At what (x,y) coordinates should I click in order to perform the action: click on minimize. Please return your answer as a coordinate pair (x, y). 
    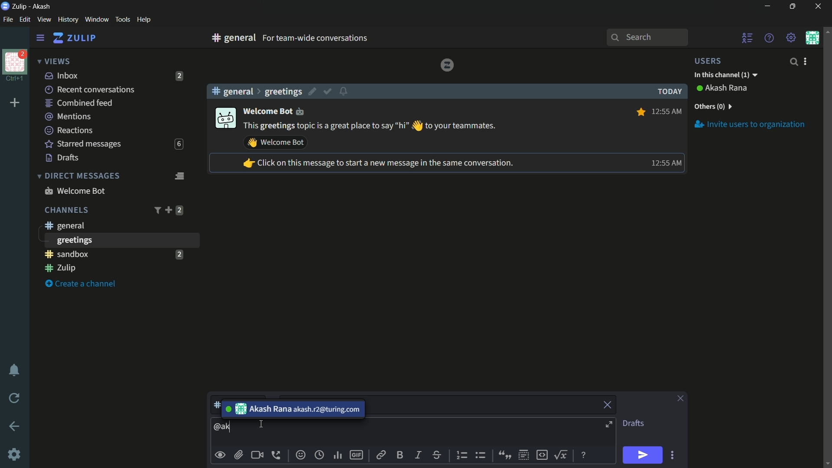
    Looking at the image, I should click on (767, 6).